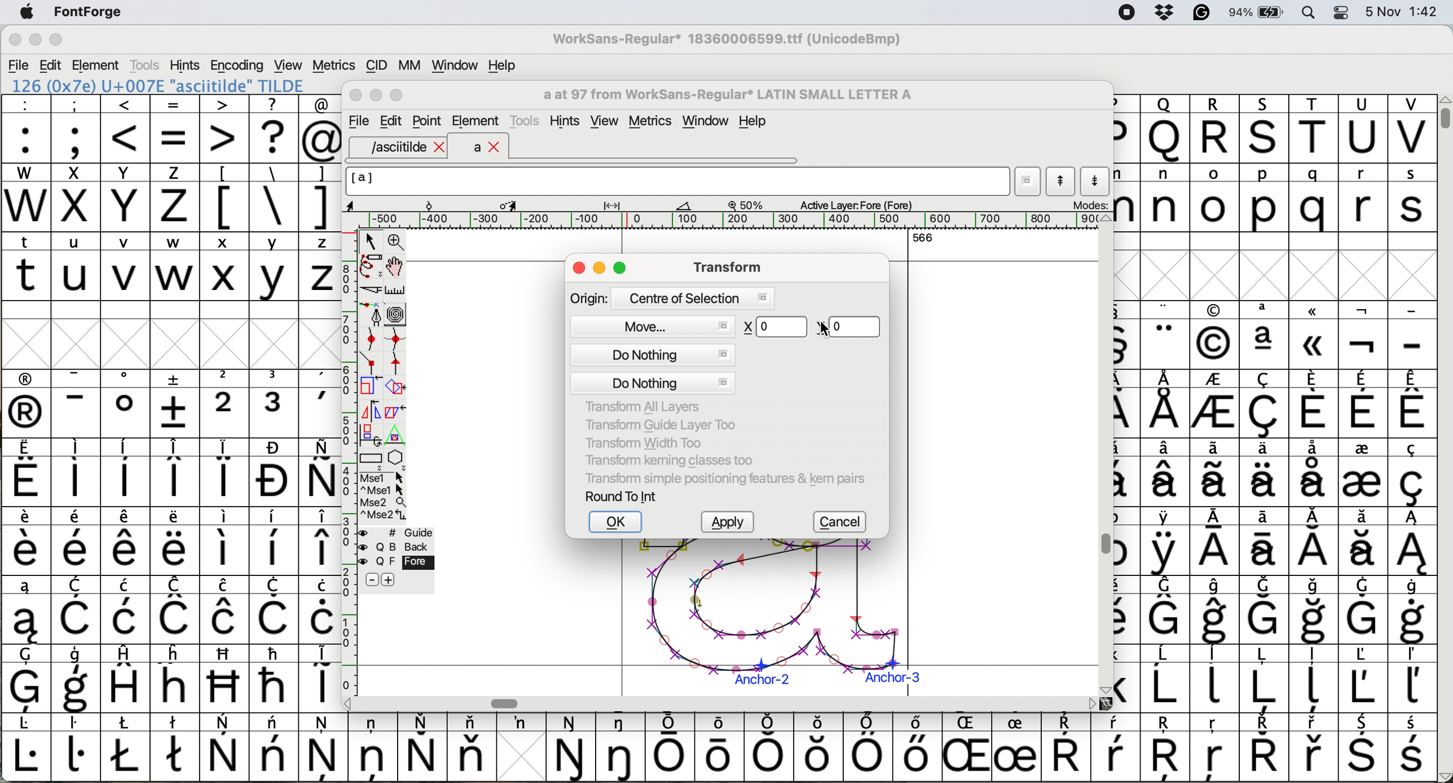  Describe the element at coordinates (1125, 14) in the screenshot. I see `screen recorder` at that location.